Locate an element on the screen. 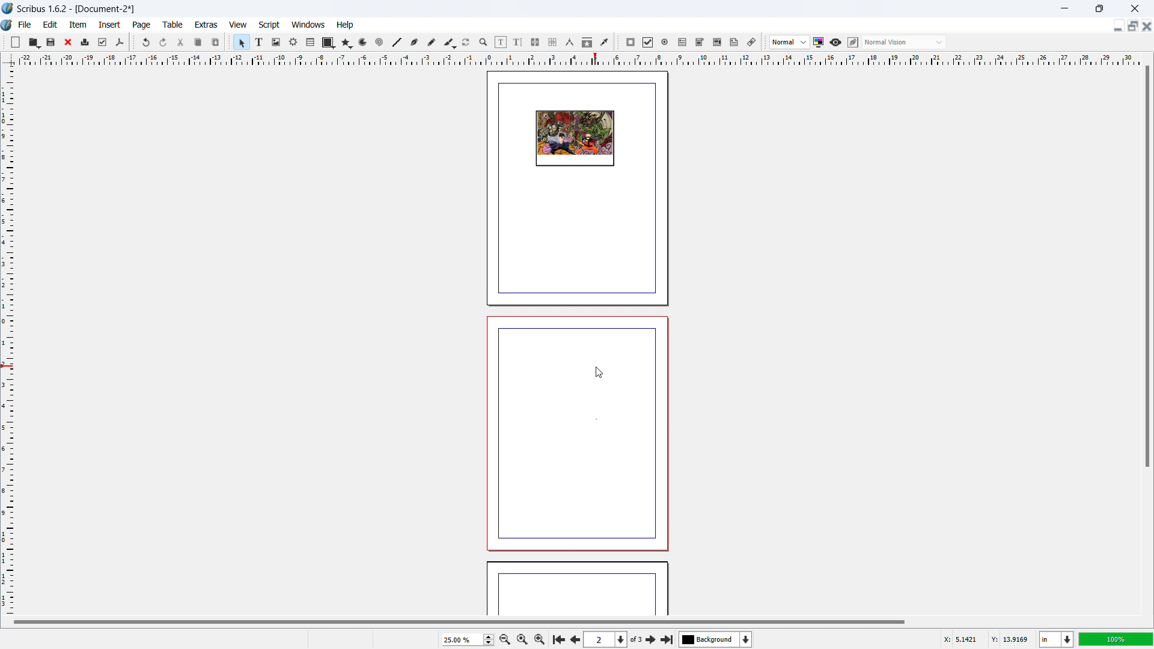  cursor is located at coordinates (598, 372).